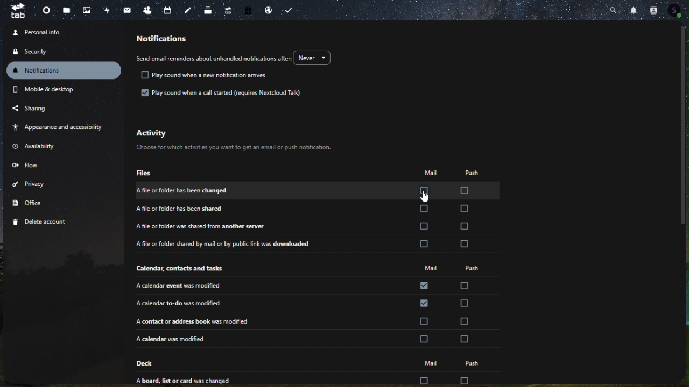 This screenshot has width=689, height=387. What do you see at coordinates (189, 9) in the screenshot?
I see `note` at bounding box center [189, 9].